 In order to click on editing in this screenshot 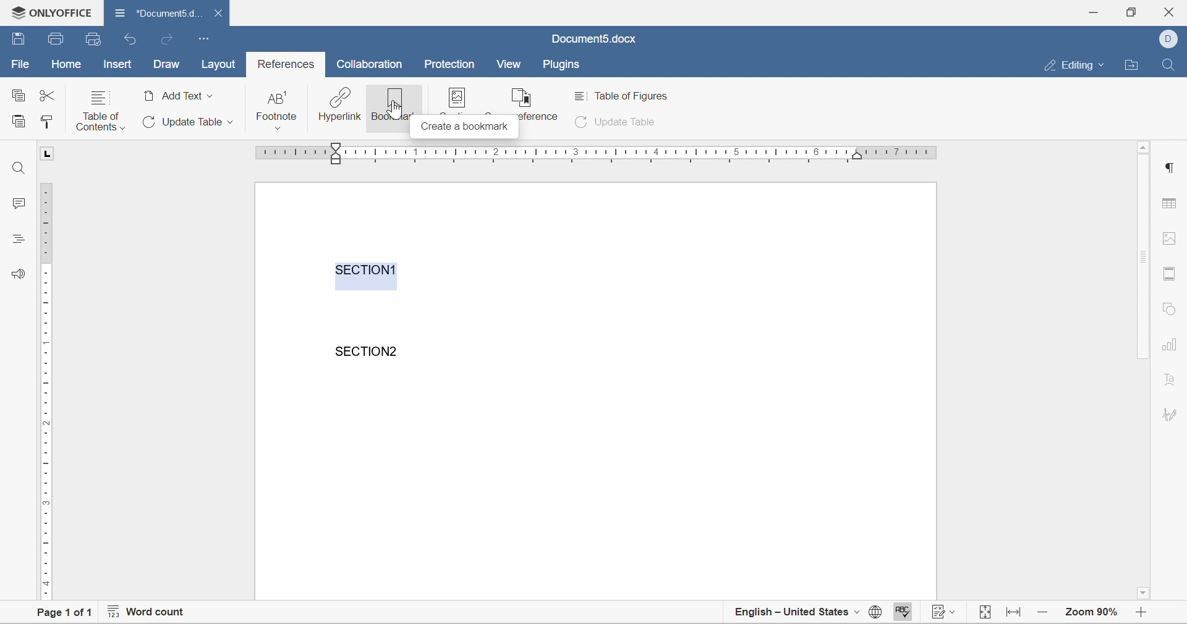, I will do `click(1078, 65)`.